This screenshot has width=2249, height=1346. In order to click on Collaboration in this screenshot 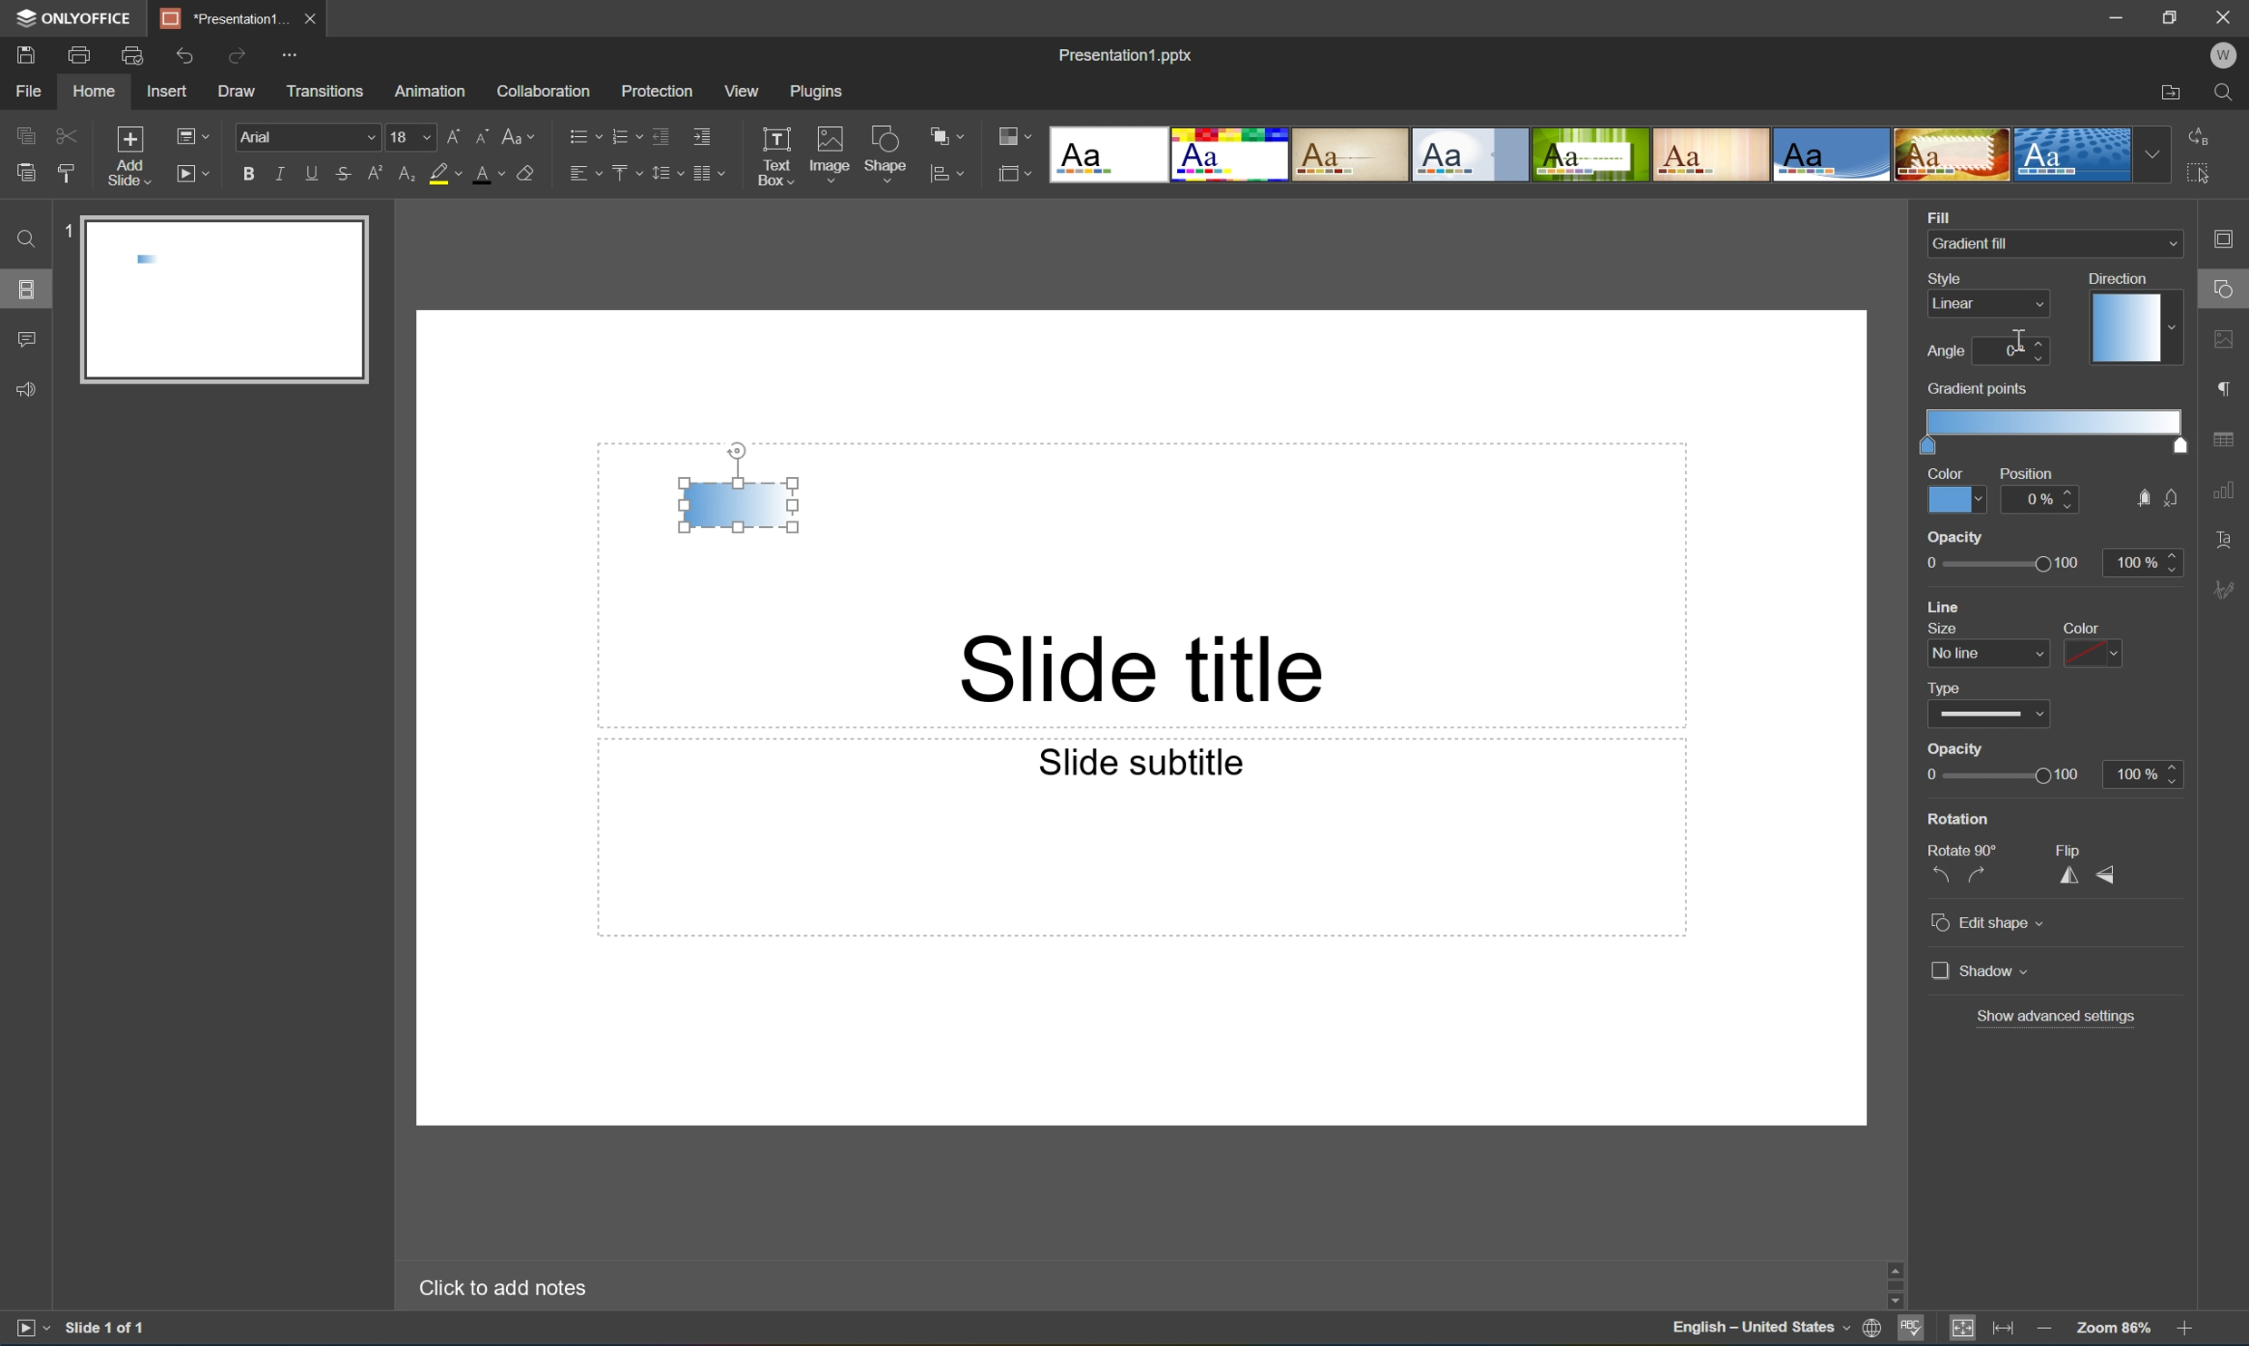, I will do `click(540, 90)`.